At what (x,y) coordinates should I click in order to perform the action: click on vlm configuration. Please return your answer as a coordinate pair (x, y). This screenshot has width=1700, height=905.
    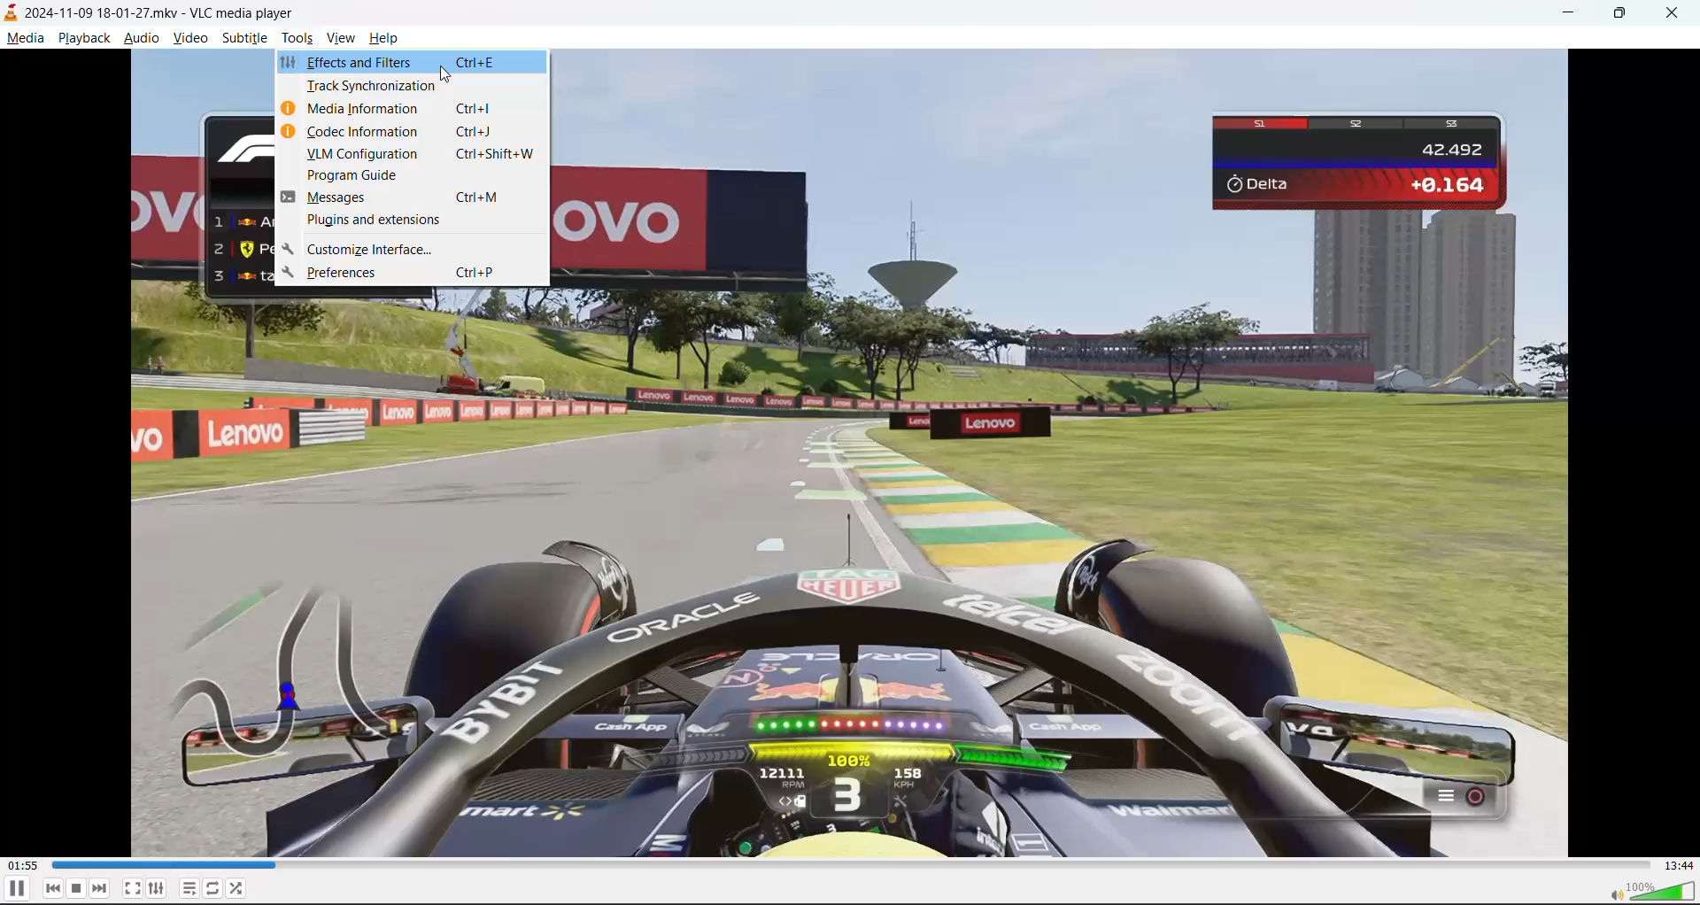
    Looking at the image, I should click on (413, 153).